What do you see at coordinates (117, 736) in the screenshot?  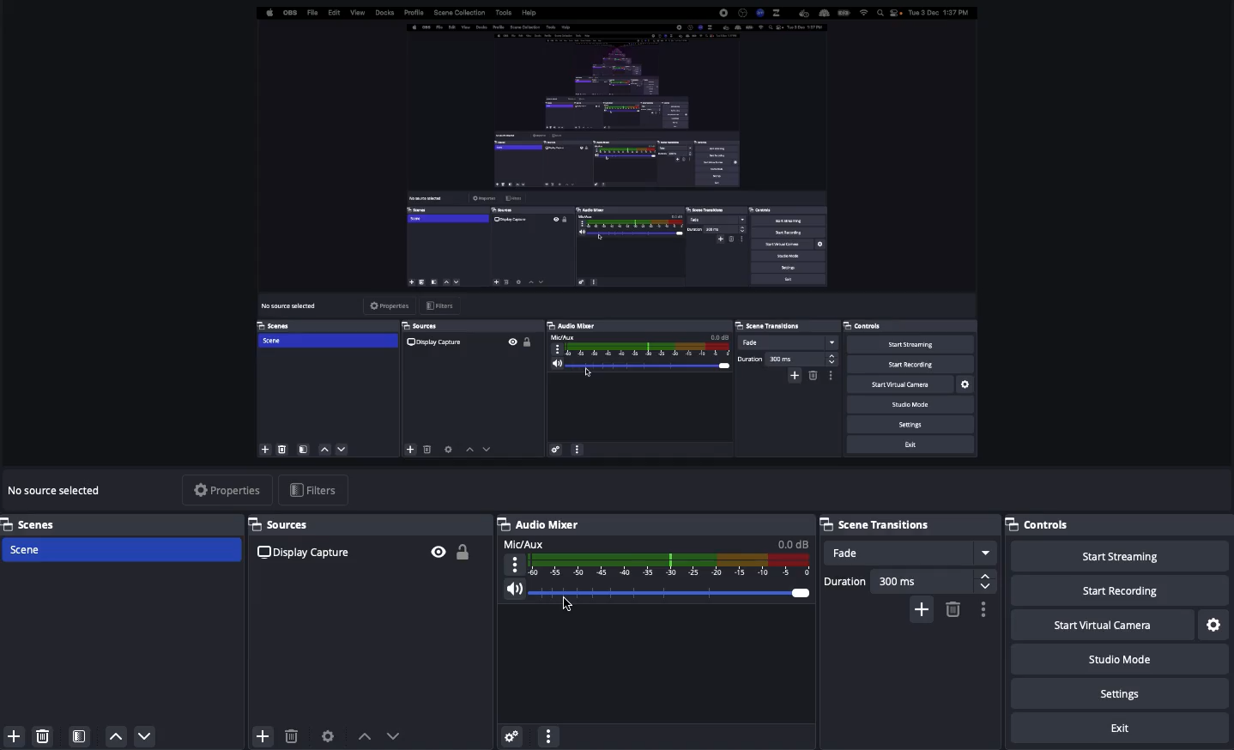 I see `Up` at bounding box center [117, 736].